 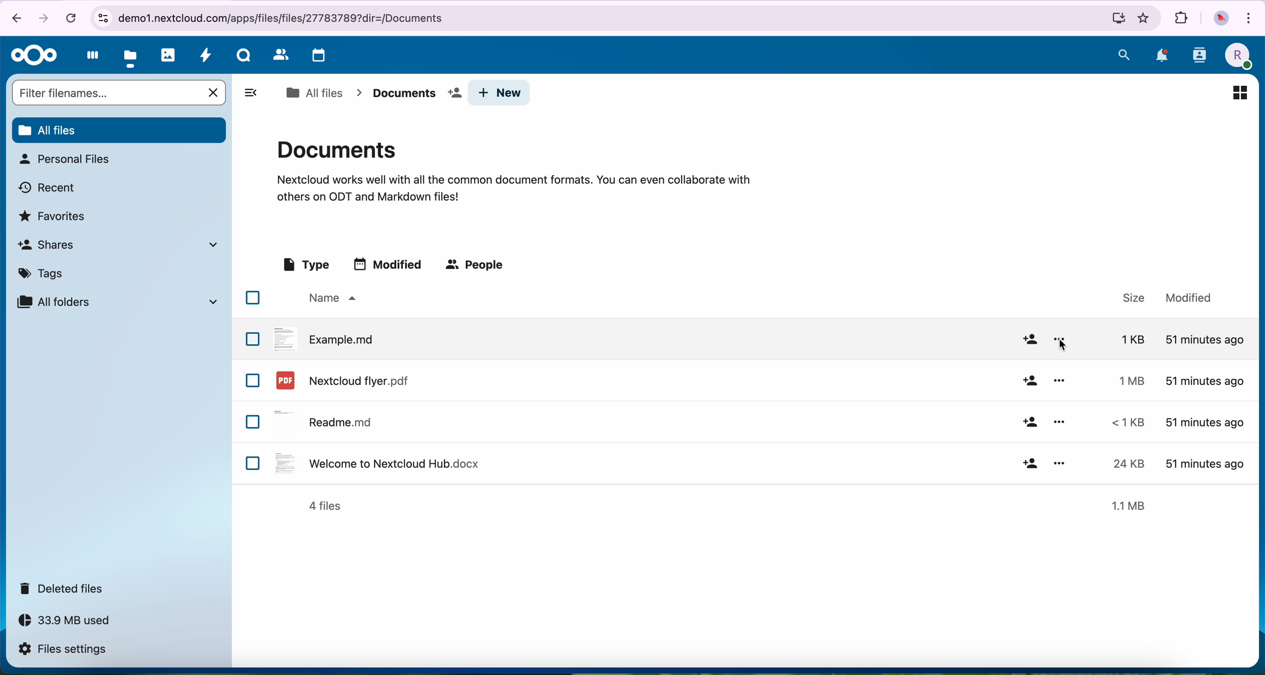 What do you see at coordinates (1129, 505) in the screenshot?
I see `size` at bounding box center [1129, 505].